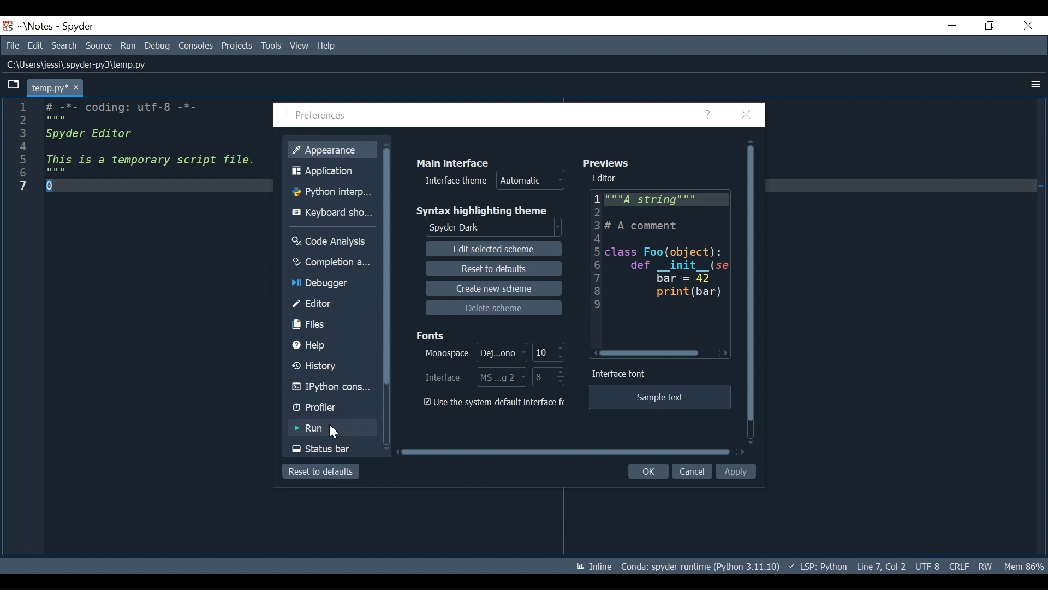 The image size is (1048, 590). I want to click on Edit selected scheme, so click(496, 250).